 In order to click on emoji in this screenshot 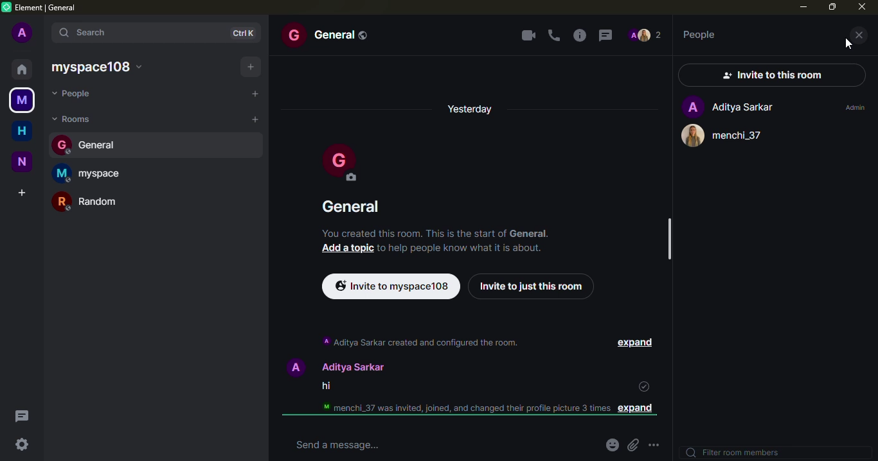, I will do `click(613, 445)`.